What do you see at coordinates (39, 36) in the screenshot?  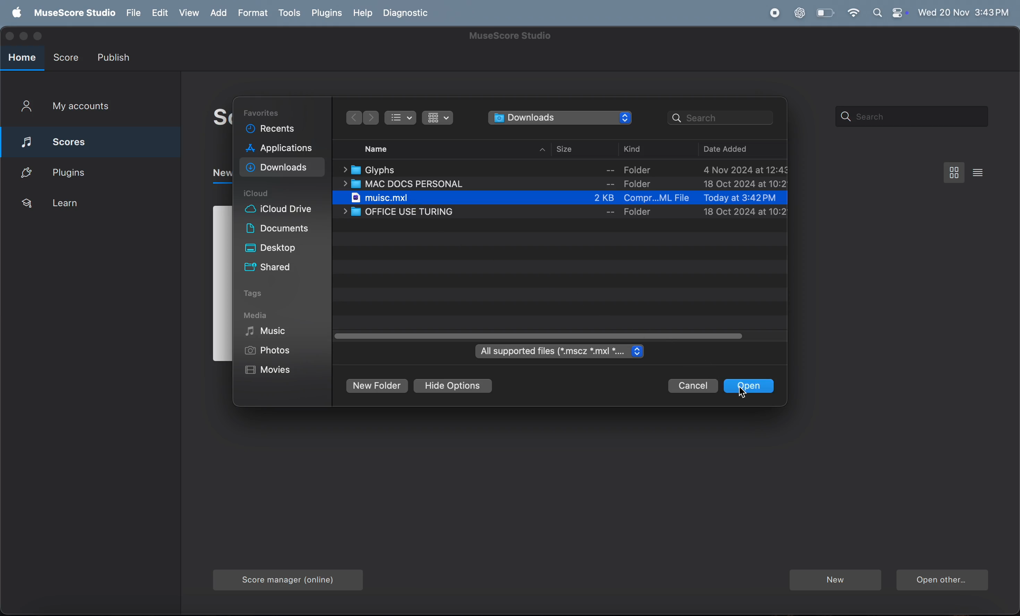 I see `maximize` at bounding box center [39, 36].